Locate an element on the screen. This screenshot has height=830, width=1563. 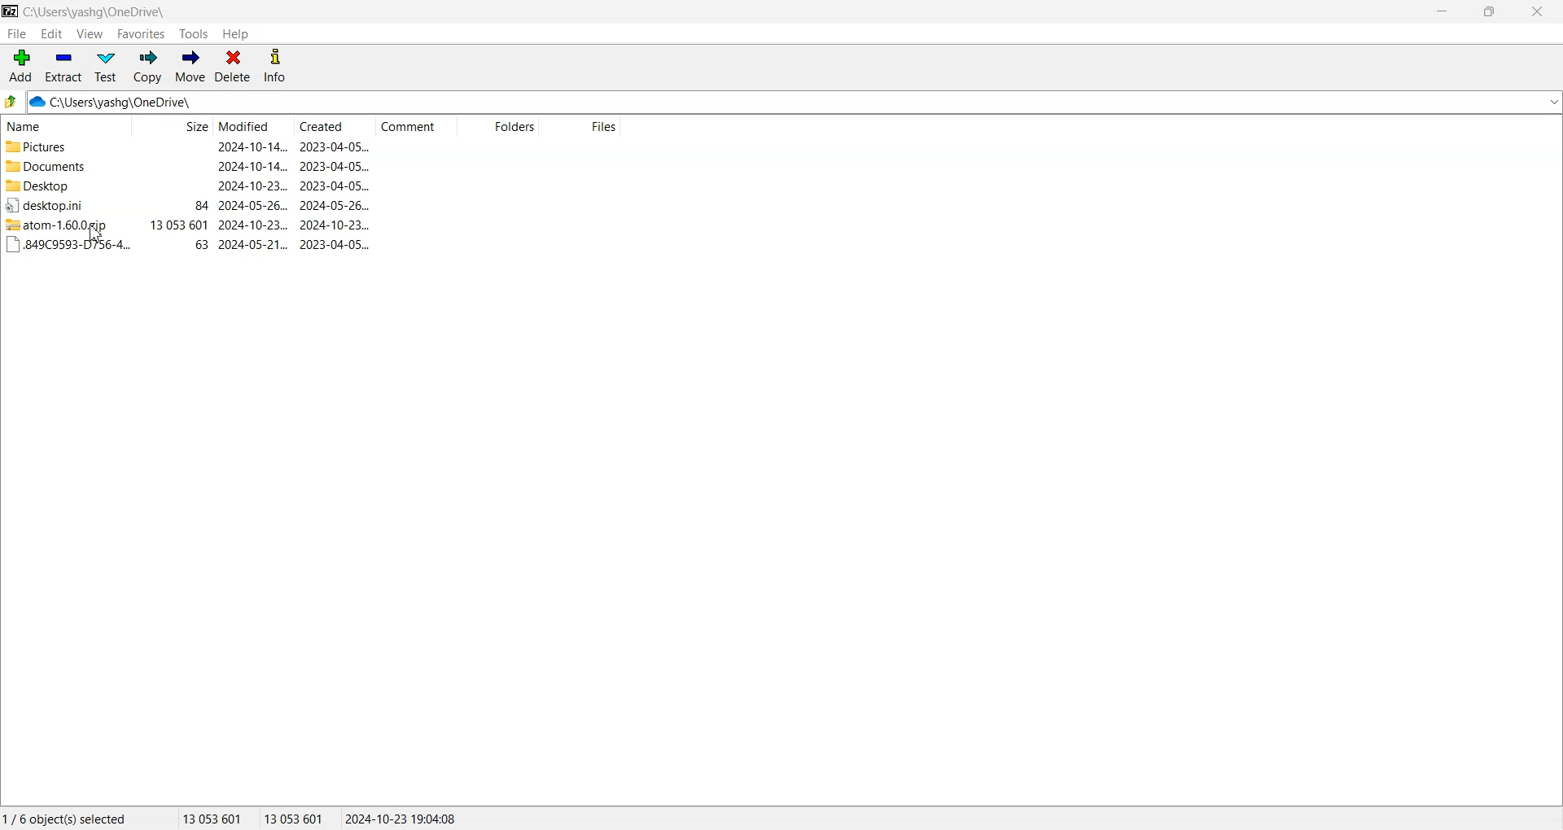
.894c File is located at coordinates (67, 245).